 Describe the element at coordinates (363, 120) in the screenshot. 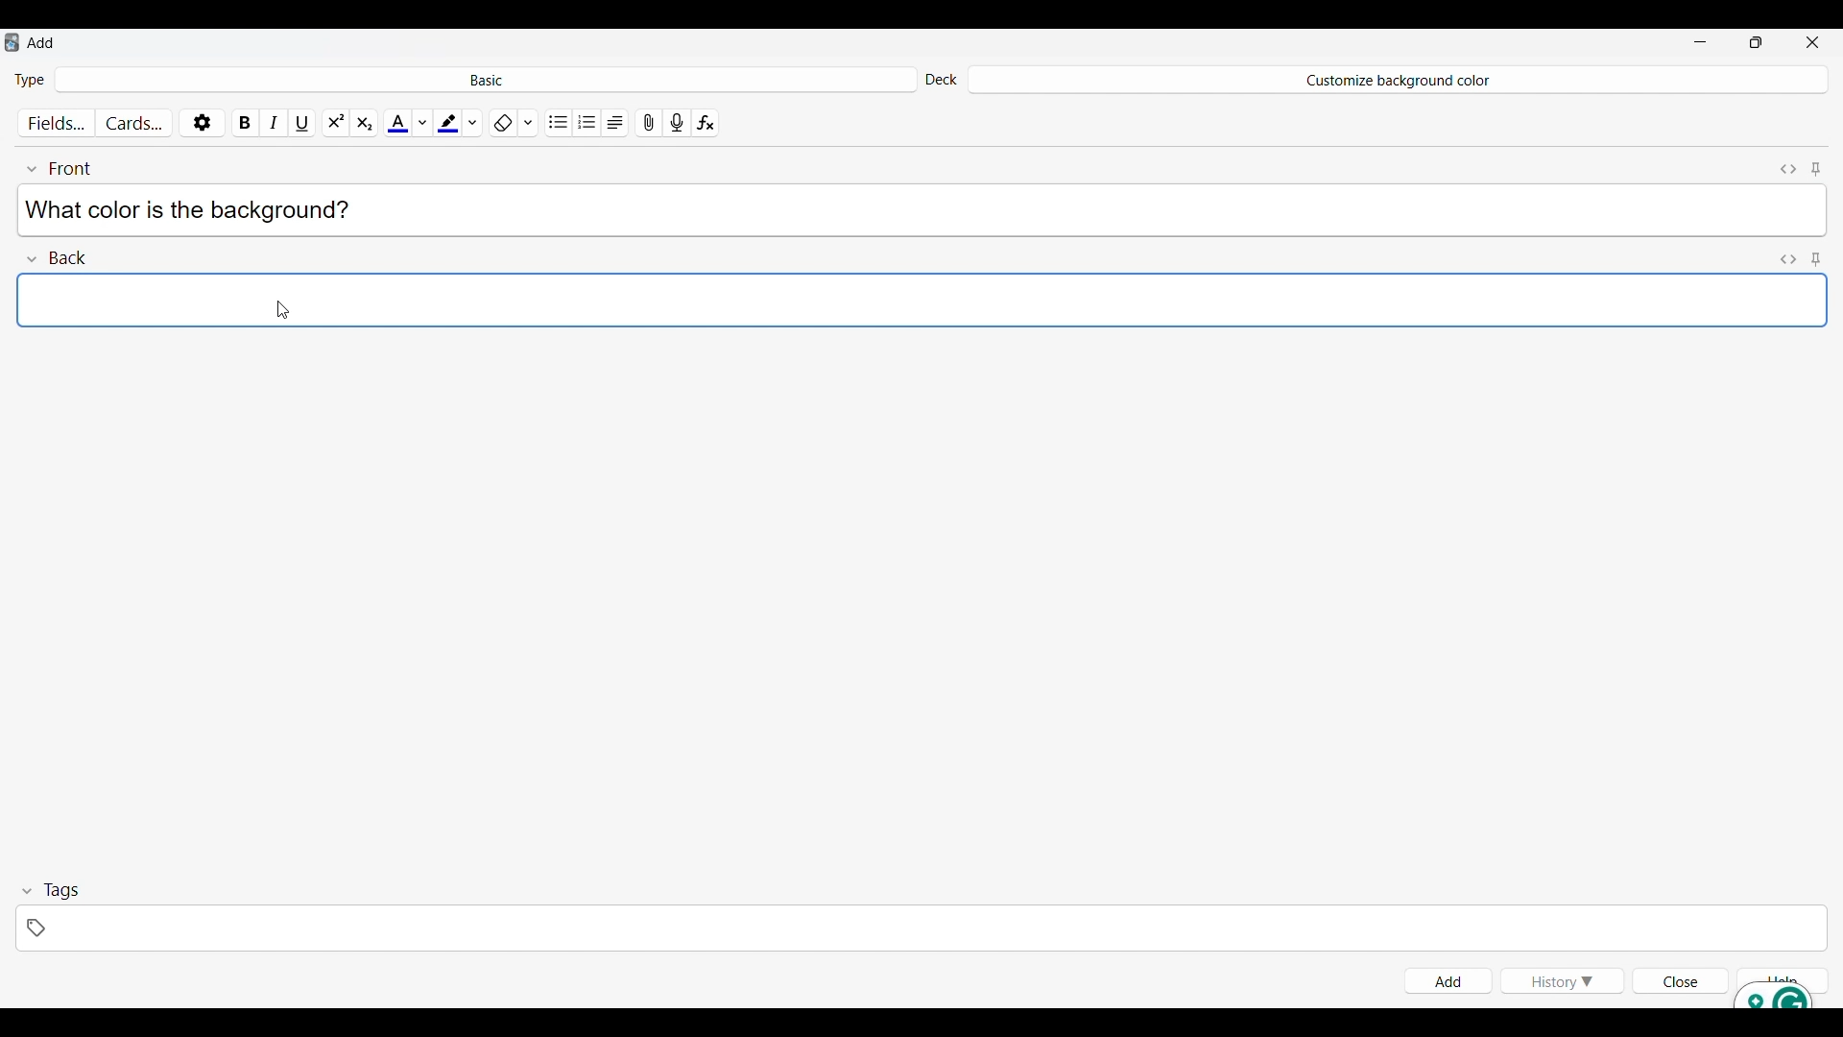

I see `Sub script` at that location.